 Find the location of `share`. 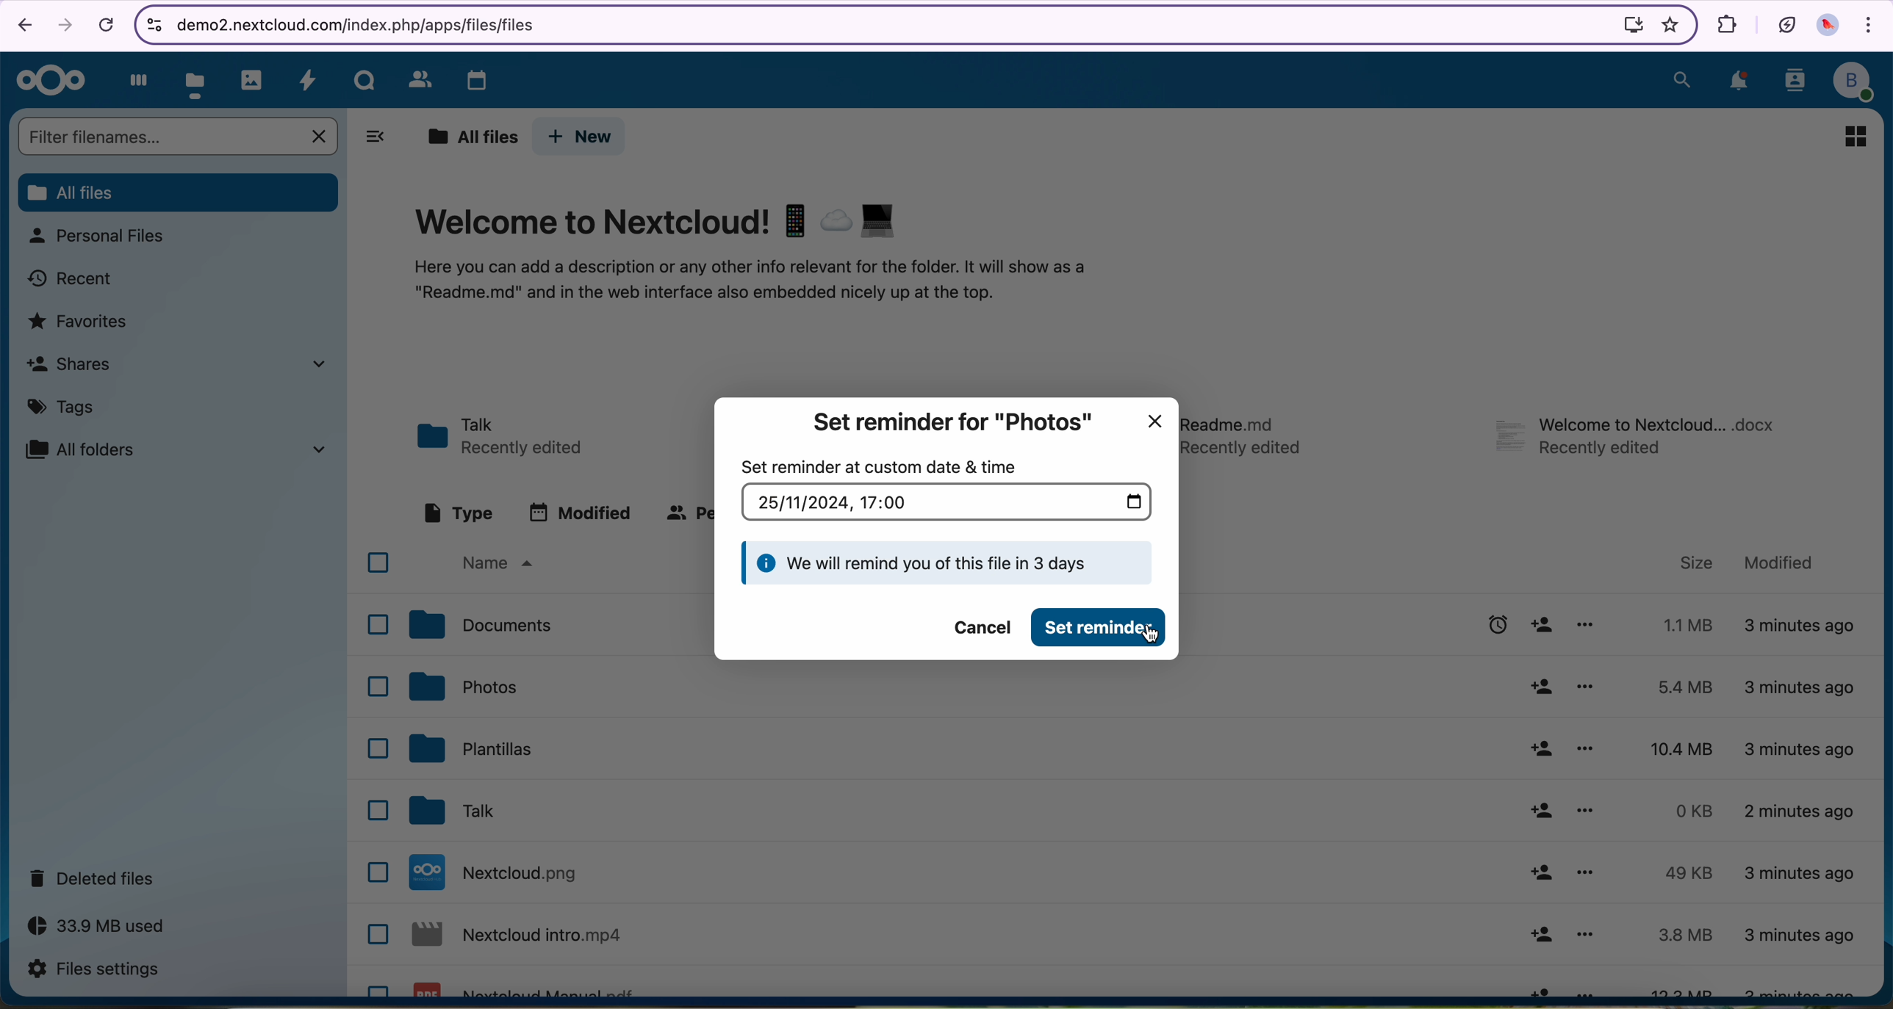

share is located at coordinates (1537, 688).